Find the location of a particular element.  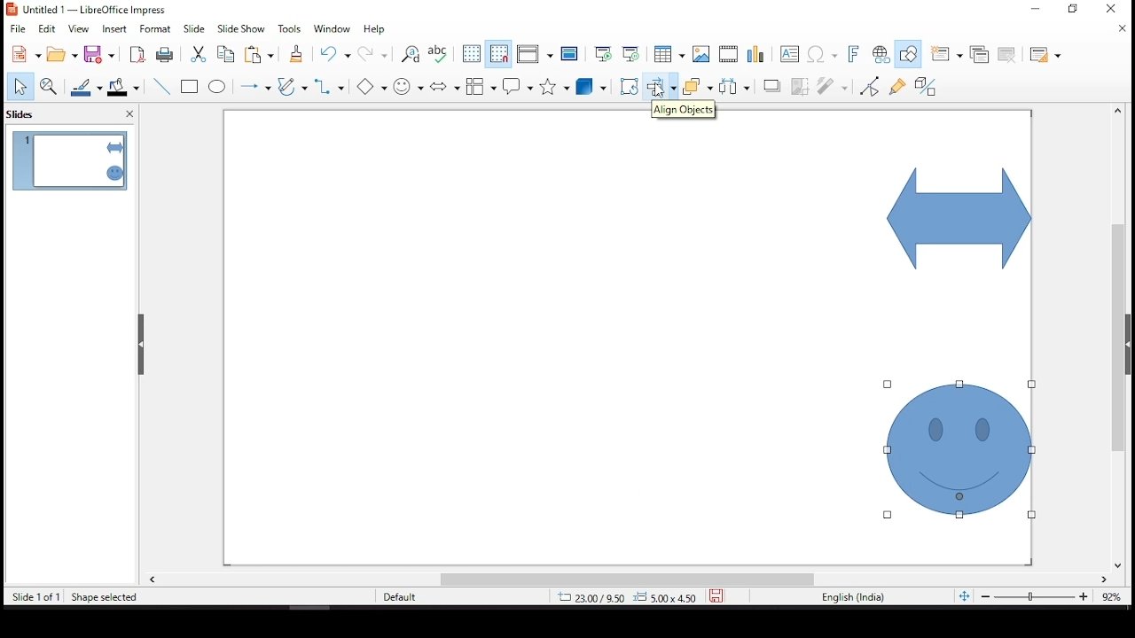

table is located at coordinates (669, 55).